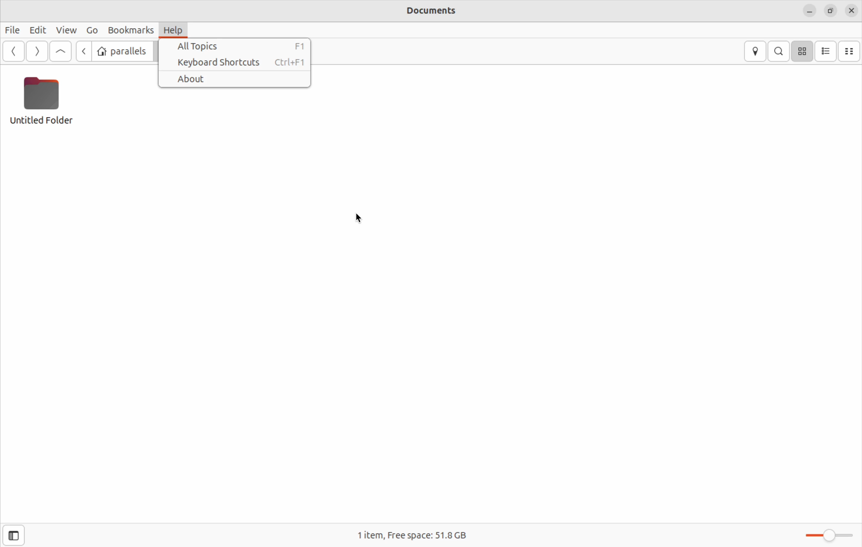 Image resolution: width=862 pixels, height=547 pixels. What do you see at coordinates (60, 52) in the screenshot?
I see `go up` at bounding box center [60, 52].